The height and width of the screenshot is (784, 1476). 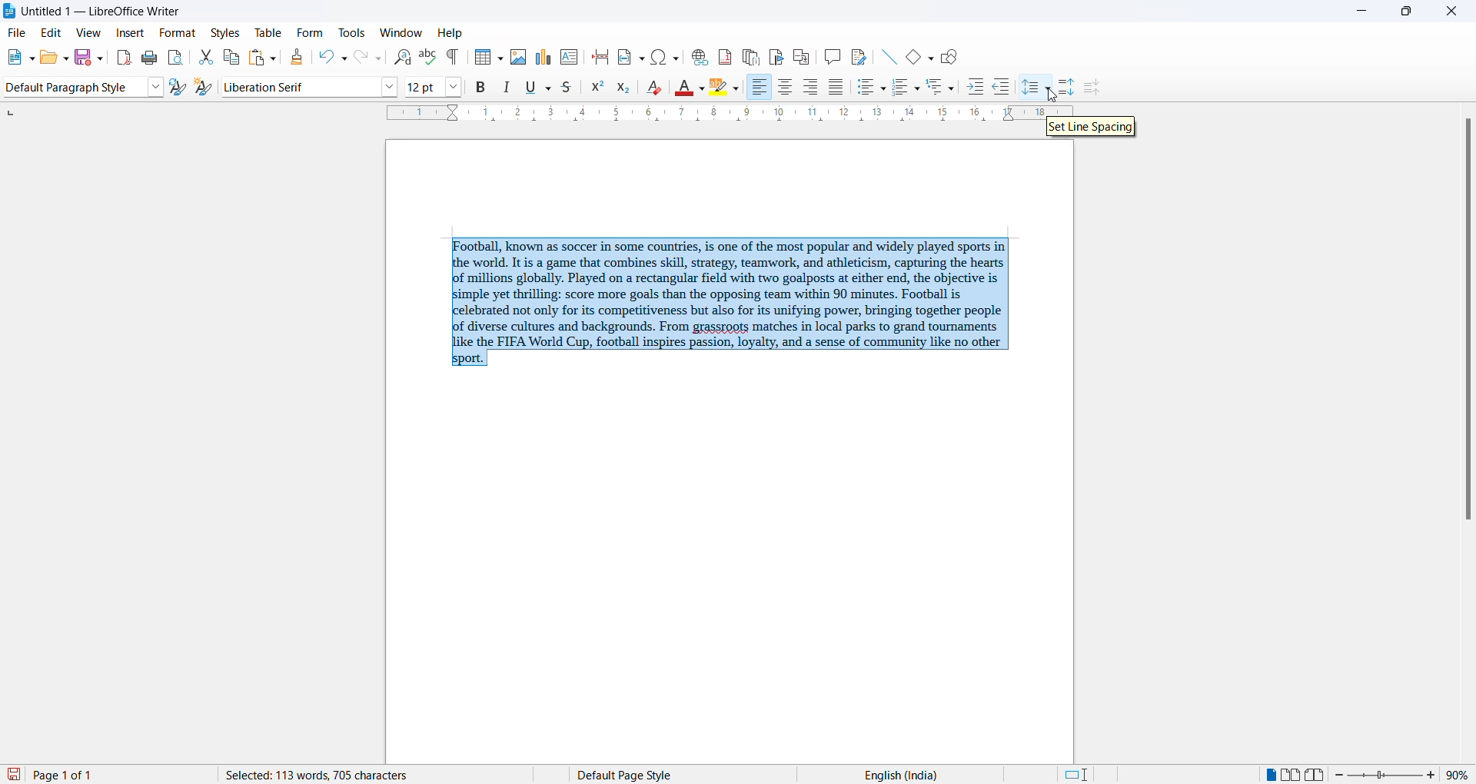 What do you see at coordinates (834, 57) in the screenshot?
I see `insert comments` at bounding box center [834, 57].